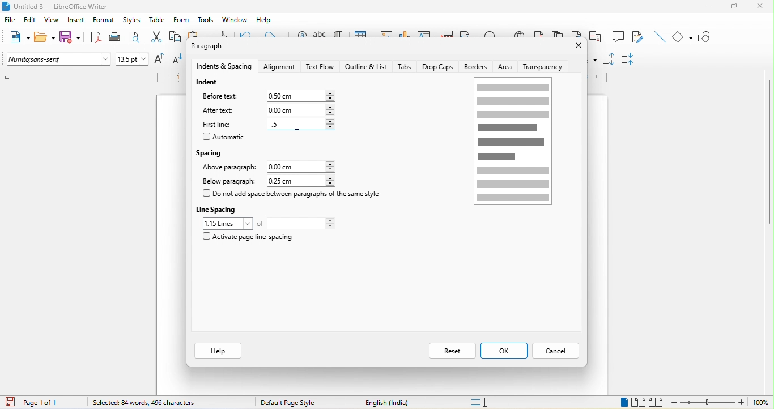 Image resolution: width=774 pixels, height=409 pixels. Describe the element at coordinates (365, 66) in the screenshot. I see `outline and list` at that location.